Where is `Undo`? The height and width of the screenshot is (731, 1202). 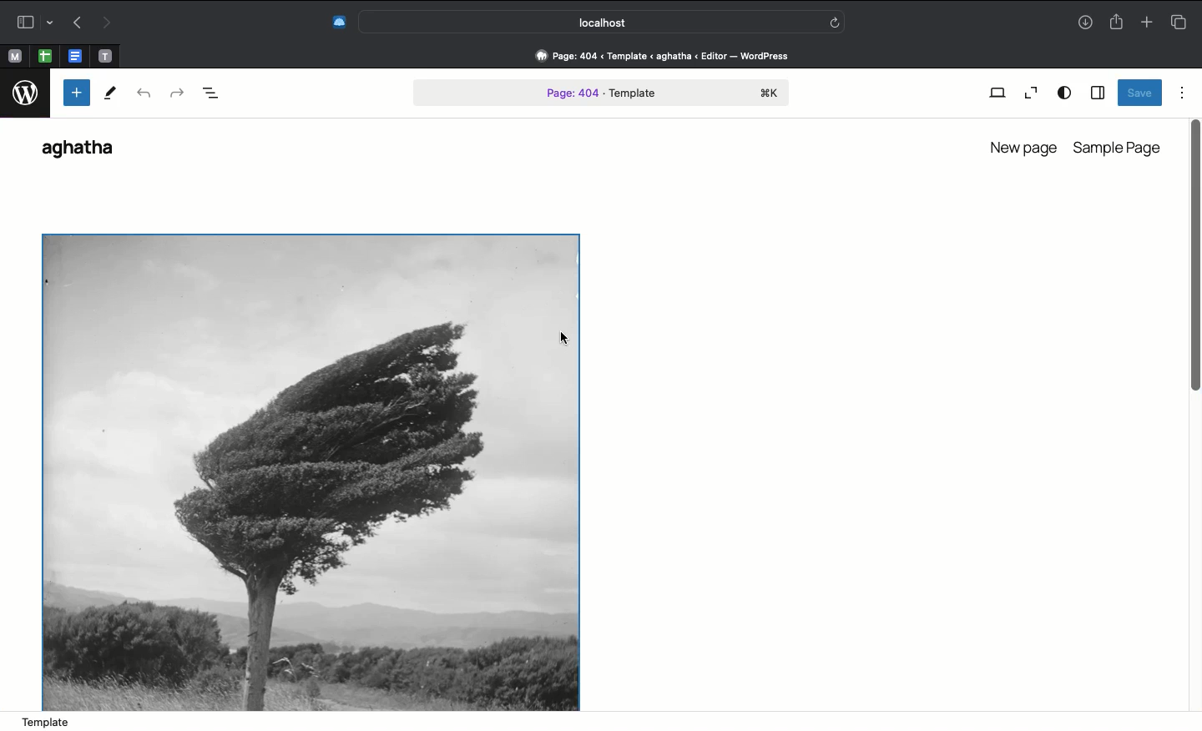
Undo is located at coordinates (145, 96).